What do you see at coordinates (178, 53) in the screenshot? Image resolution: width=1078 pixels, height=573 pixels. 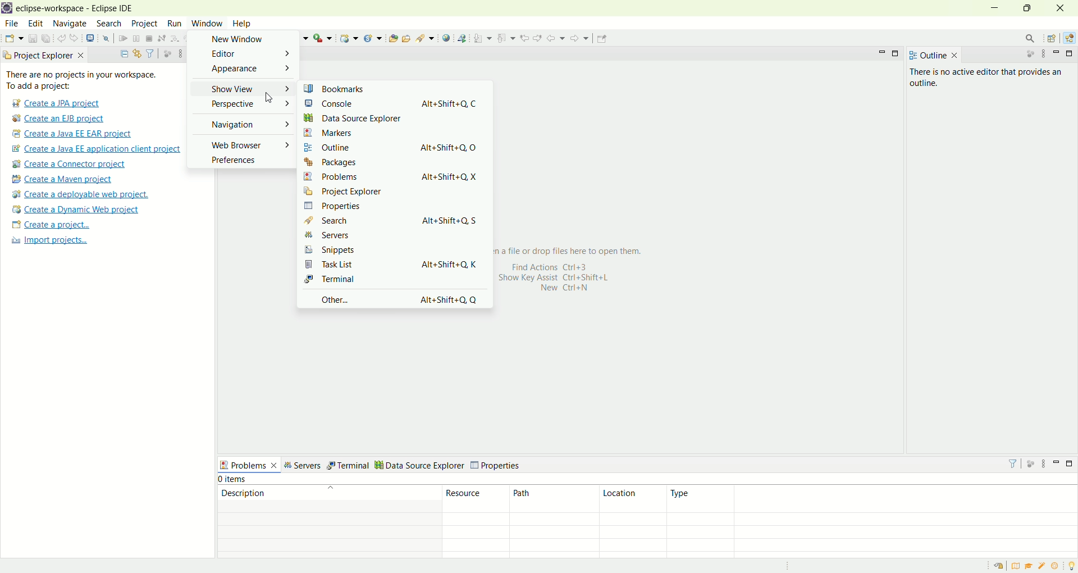 I see `view menu` at bounding box center [178, 53].